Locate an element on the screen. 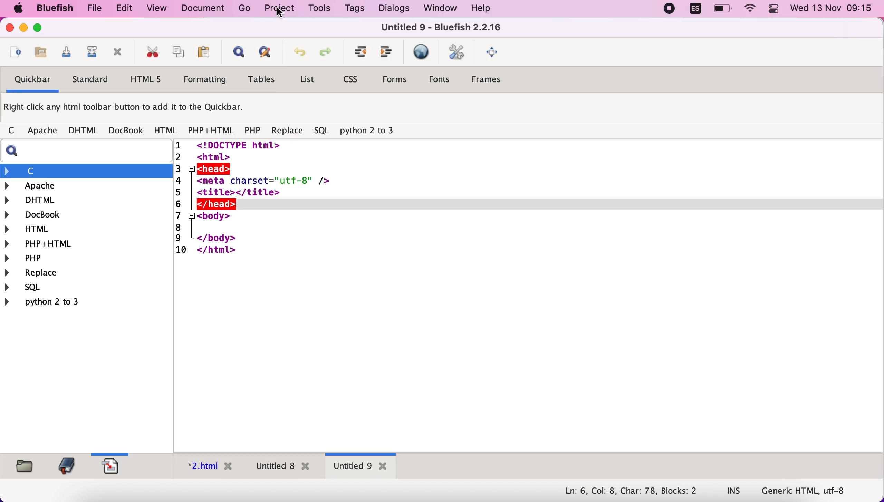 Image resolution: width=884 pixels, height=502 pixels. cut is located at coordinates (150, 53).